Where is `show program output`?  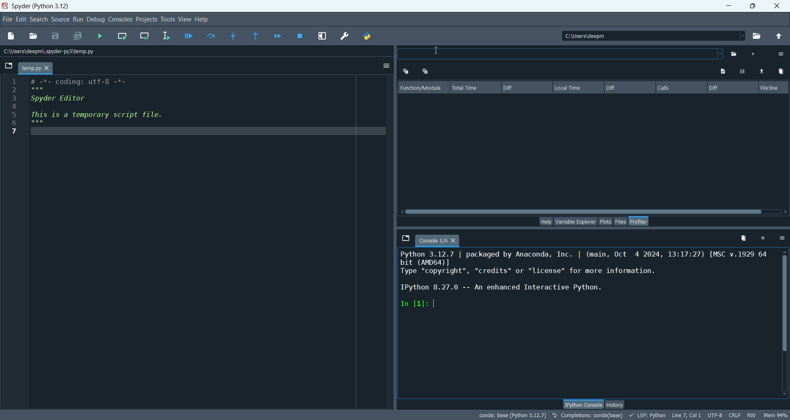
show program output is located at coordinates (724, 71).